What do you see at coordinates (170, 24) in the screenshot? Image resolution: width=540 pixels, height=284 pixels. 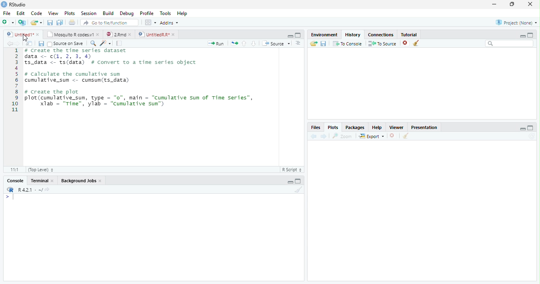 I see `Addins` at bounding box center [170, 24].